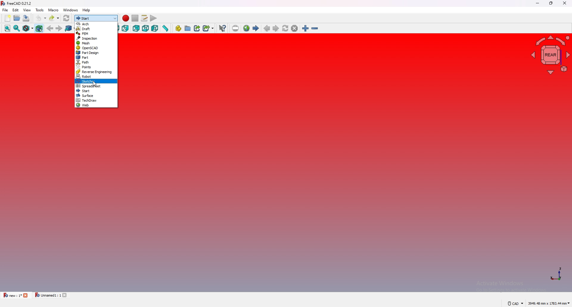  Describe the element at coordinates (209, 28) in the screenshot. I see `create sub link` at that location.